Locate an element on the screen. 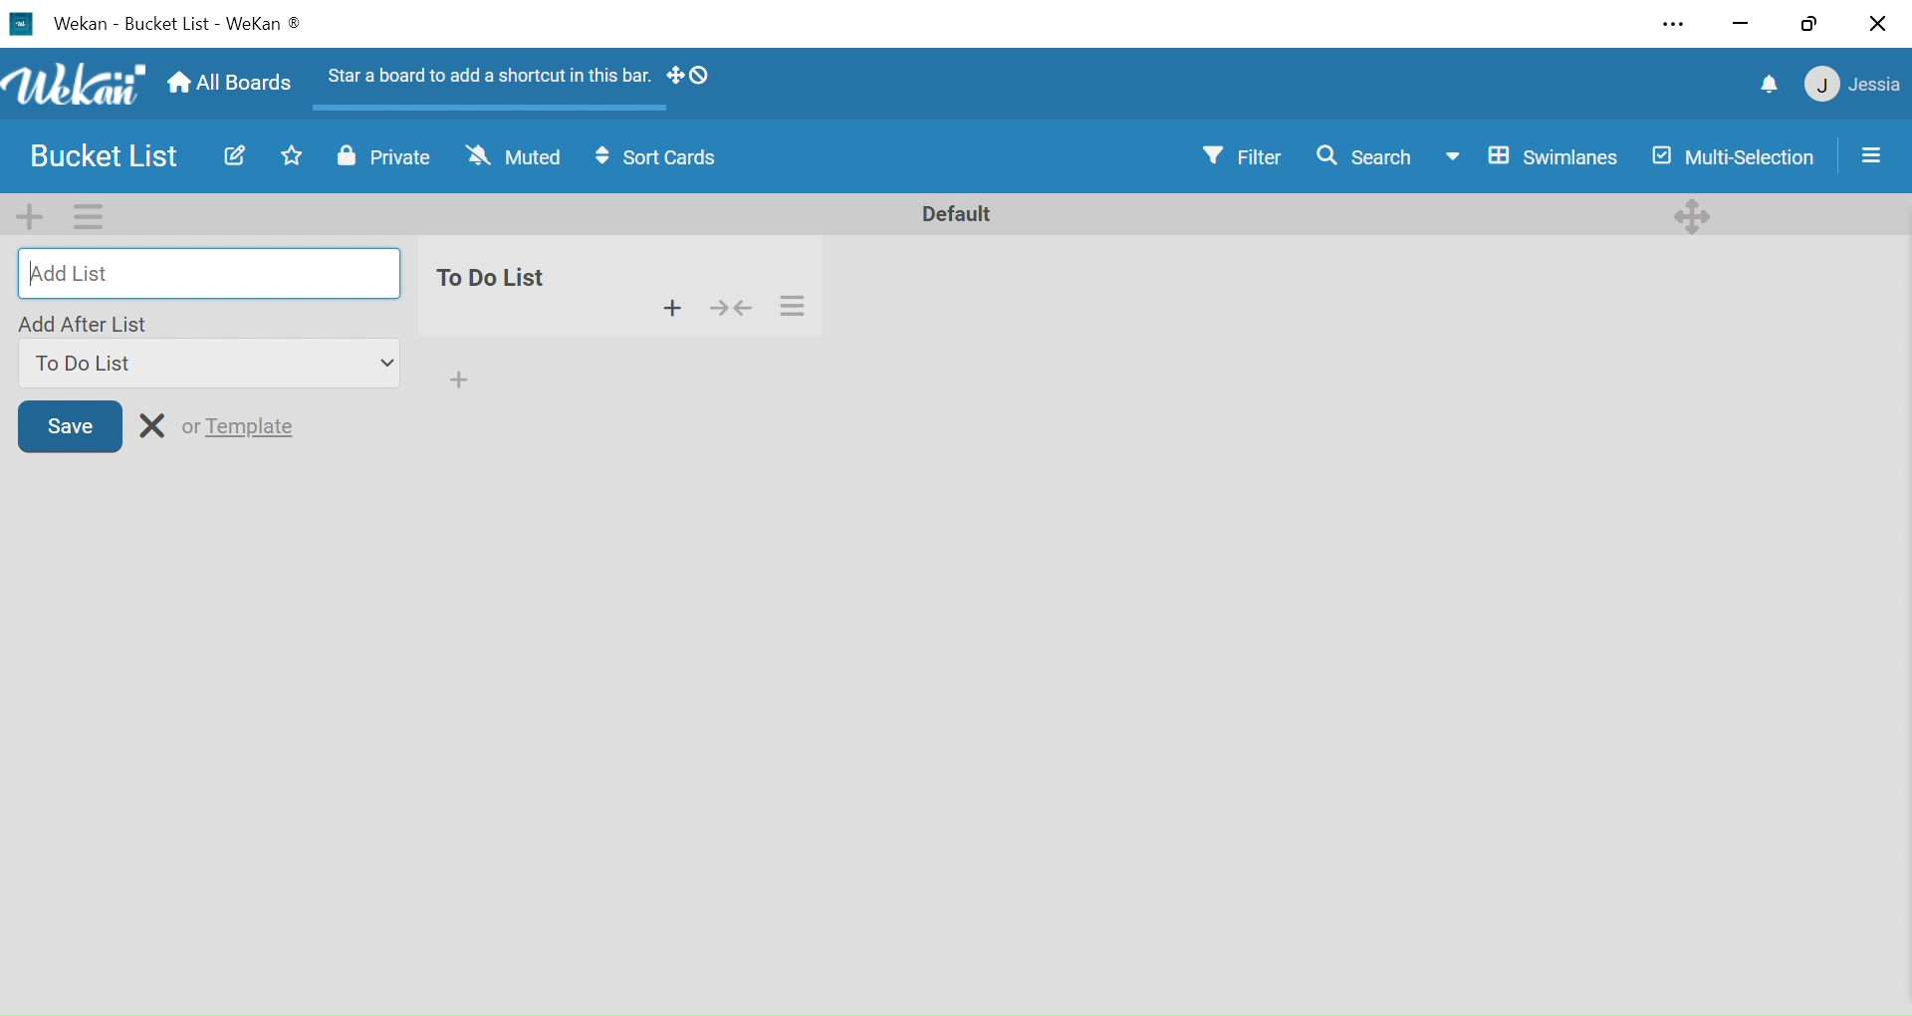  (un)mute is located at coordinates (513, 160).